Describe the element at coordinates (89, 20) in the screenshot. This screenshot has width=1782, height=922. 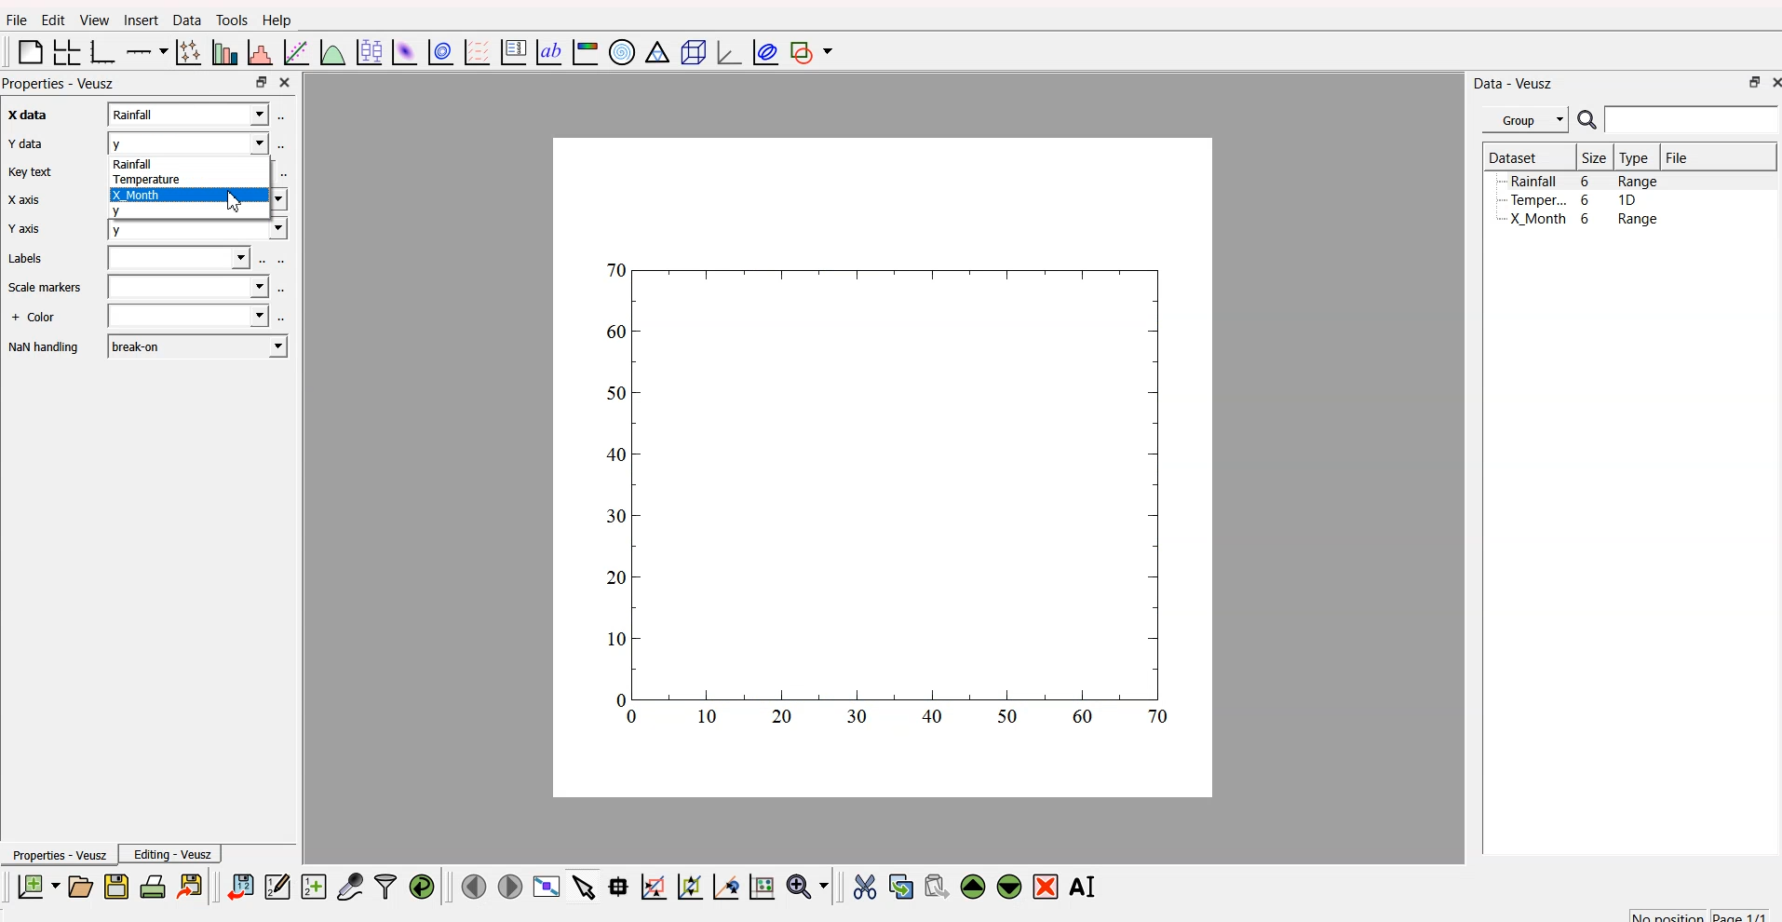
I see `View` at that location.